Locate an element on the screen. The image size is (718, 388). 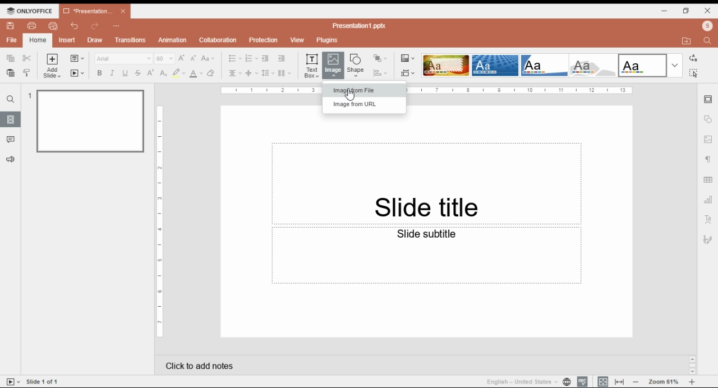
undo is located at coordinates (74, 26).